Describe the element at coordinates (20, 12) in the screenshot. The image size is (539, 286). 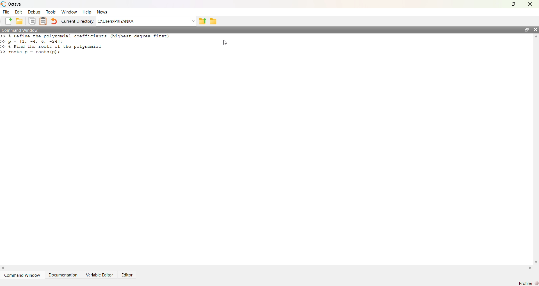
I see `Edit` at that location.